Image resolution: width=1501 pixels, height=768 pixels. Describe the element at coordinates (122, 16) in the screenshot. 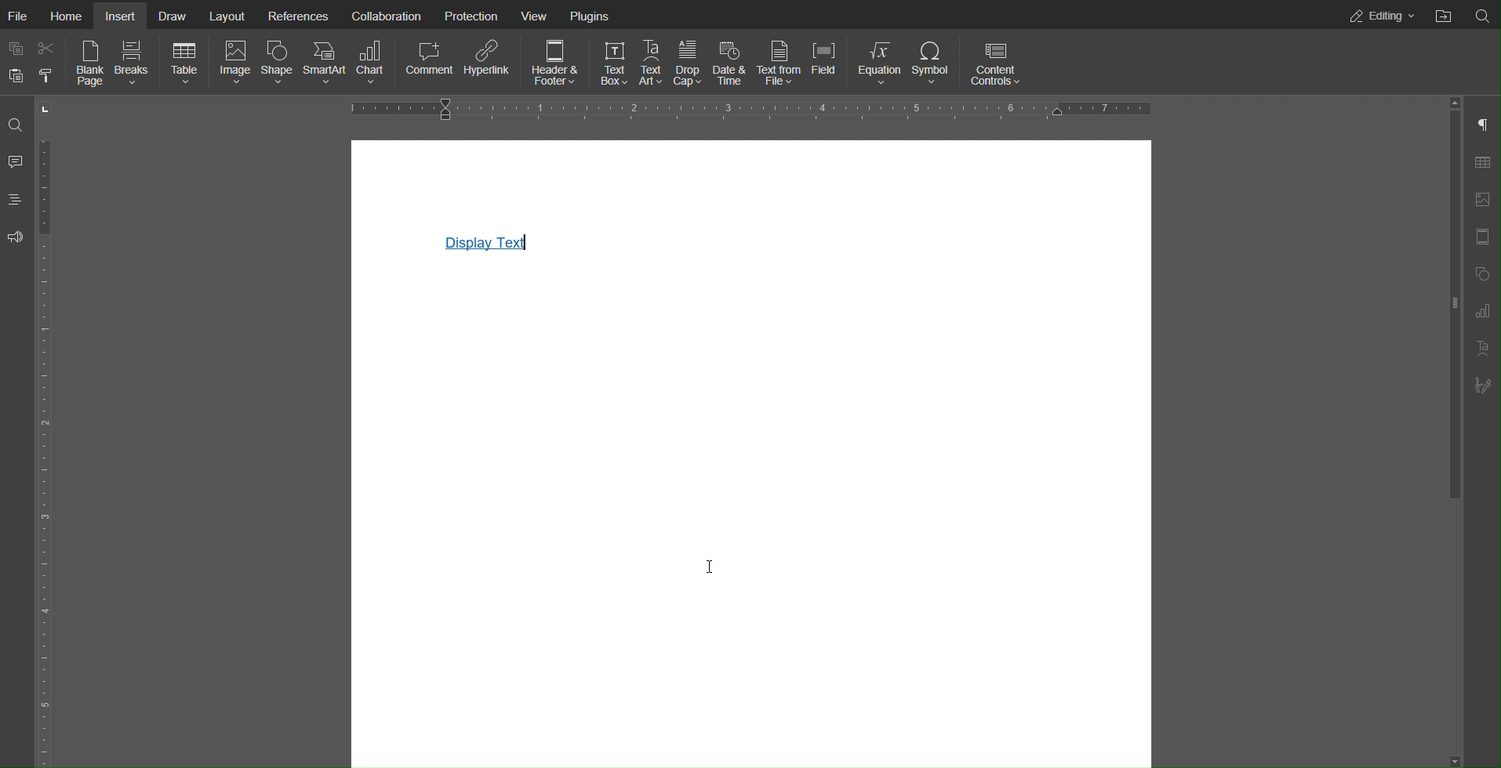

I see `Insert` at that location.